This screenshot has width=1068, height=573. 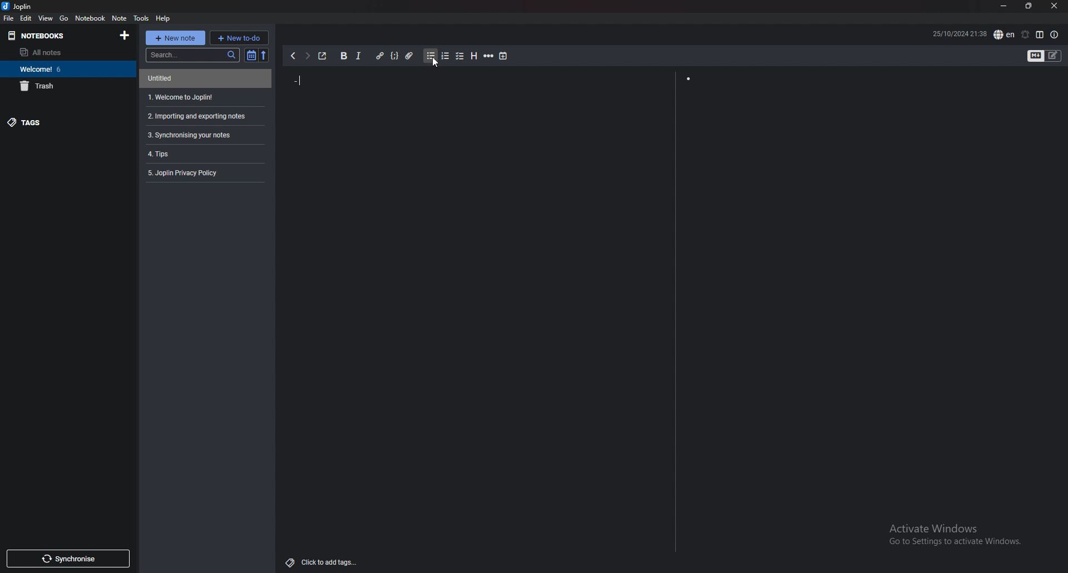 What do you see at coordinates (307, 56) in the screenshot?
I see `forward` at bounding box center [307, 56].